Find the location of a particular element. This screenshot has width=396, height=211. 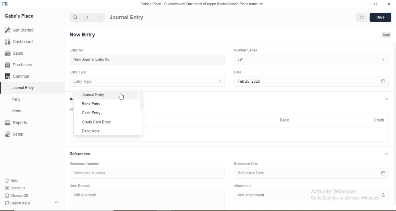

cursor is located at coordinates (122, 96).